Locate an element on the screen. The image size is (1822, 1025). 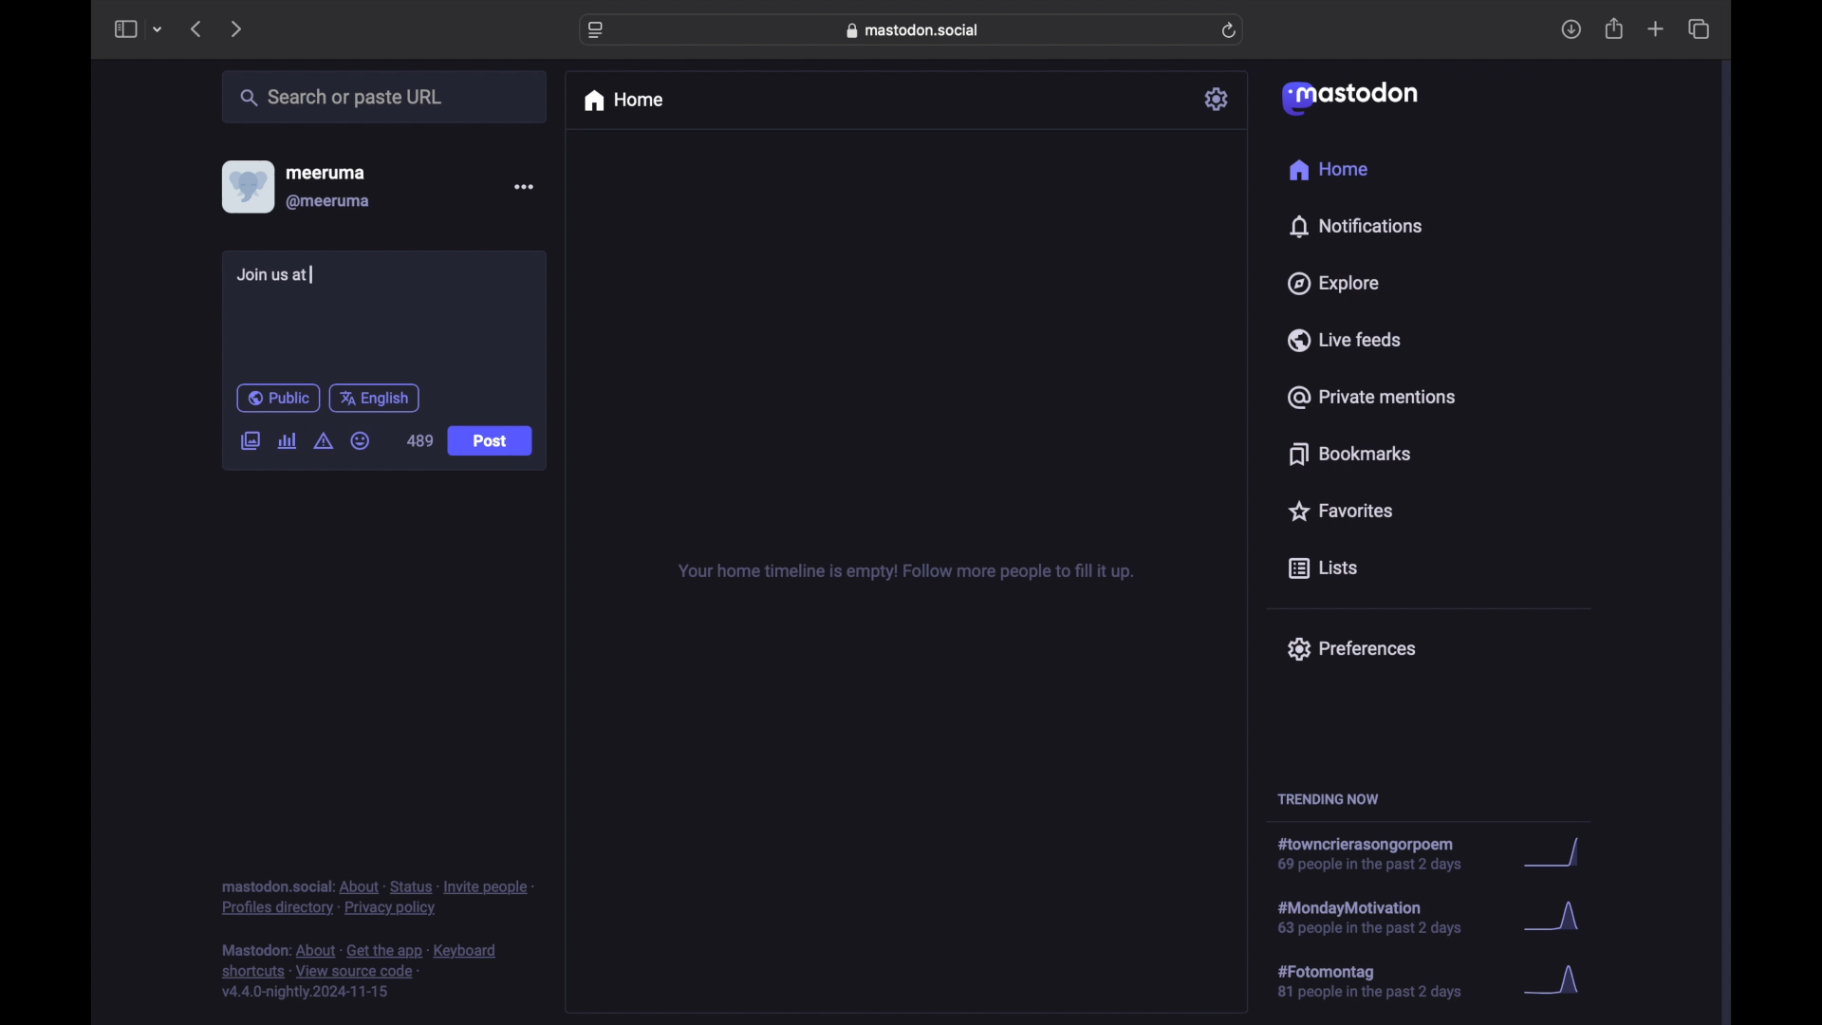
add image is located at coordinates (250, 442).